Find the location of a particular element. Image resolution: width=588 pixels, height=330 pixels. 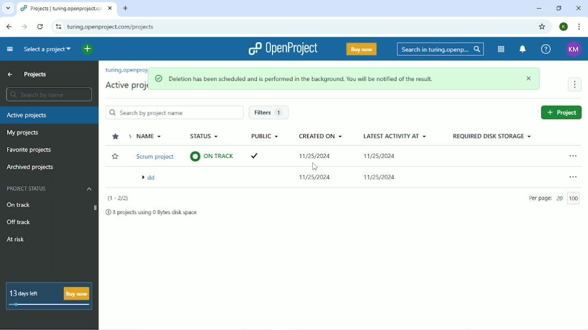

Forward is located at coordinates (23, 27).